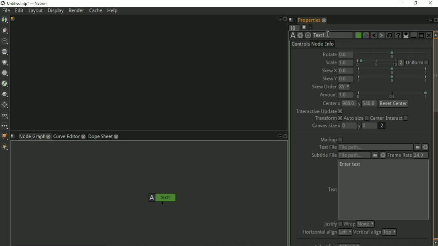 The width and height of the screenshot is (438, 246). Describe the element at coordinates (300, 35) in the screenshot. I see `Settings and presets` at that location.